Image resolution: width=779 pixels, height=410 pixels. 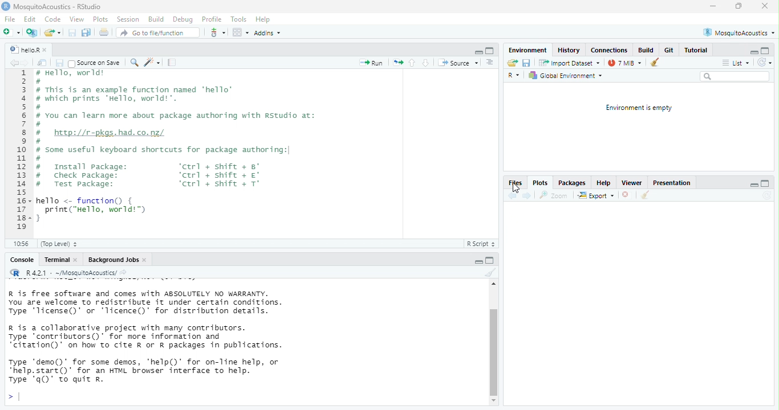 What do you see at coordinates (736, 77) in the screenshot?
I see `search bar` at bounding box center [736, 77].